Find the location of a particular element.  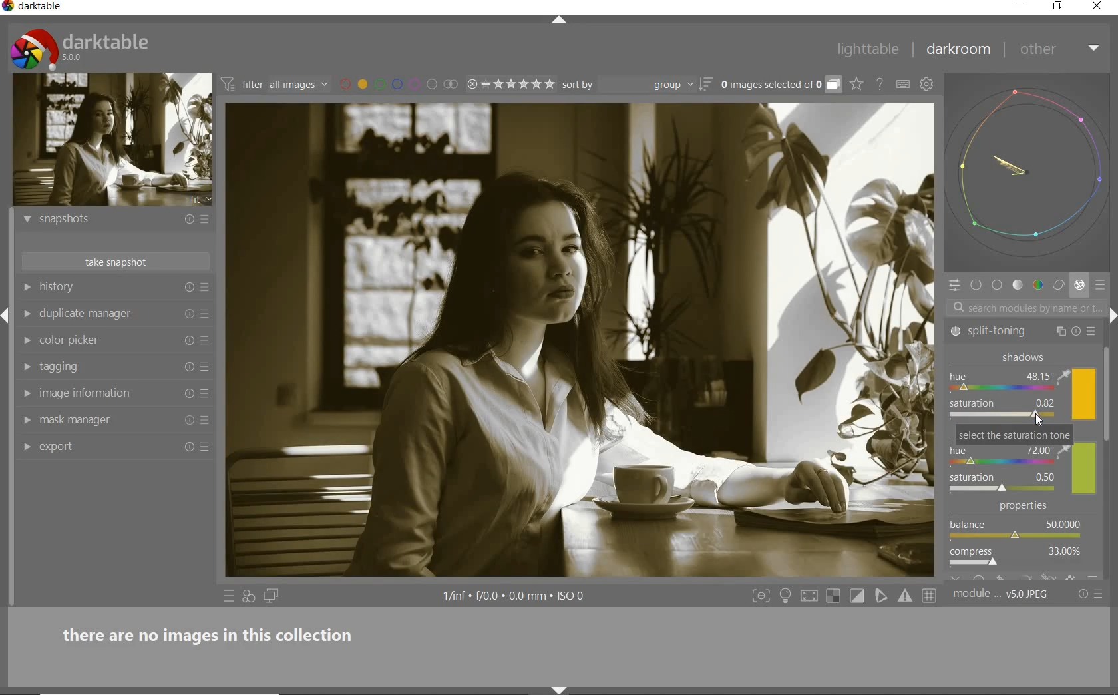

presets and preferences is located at coordinates (204, 288).